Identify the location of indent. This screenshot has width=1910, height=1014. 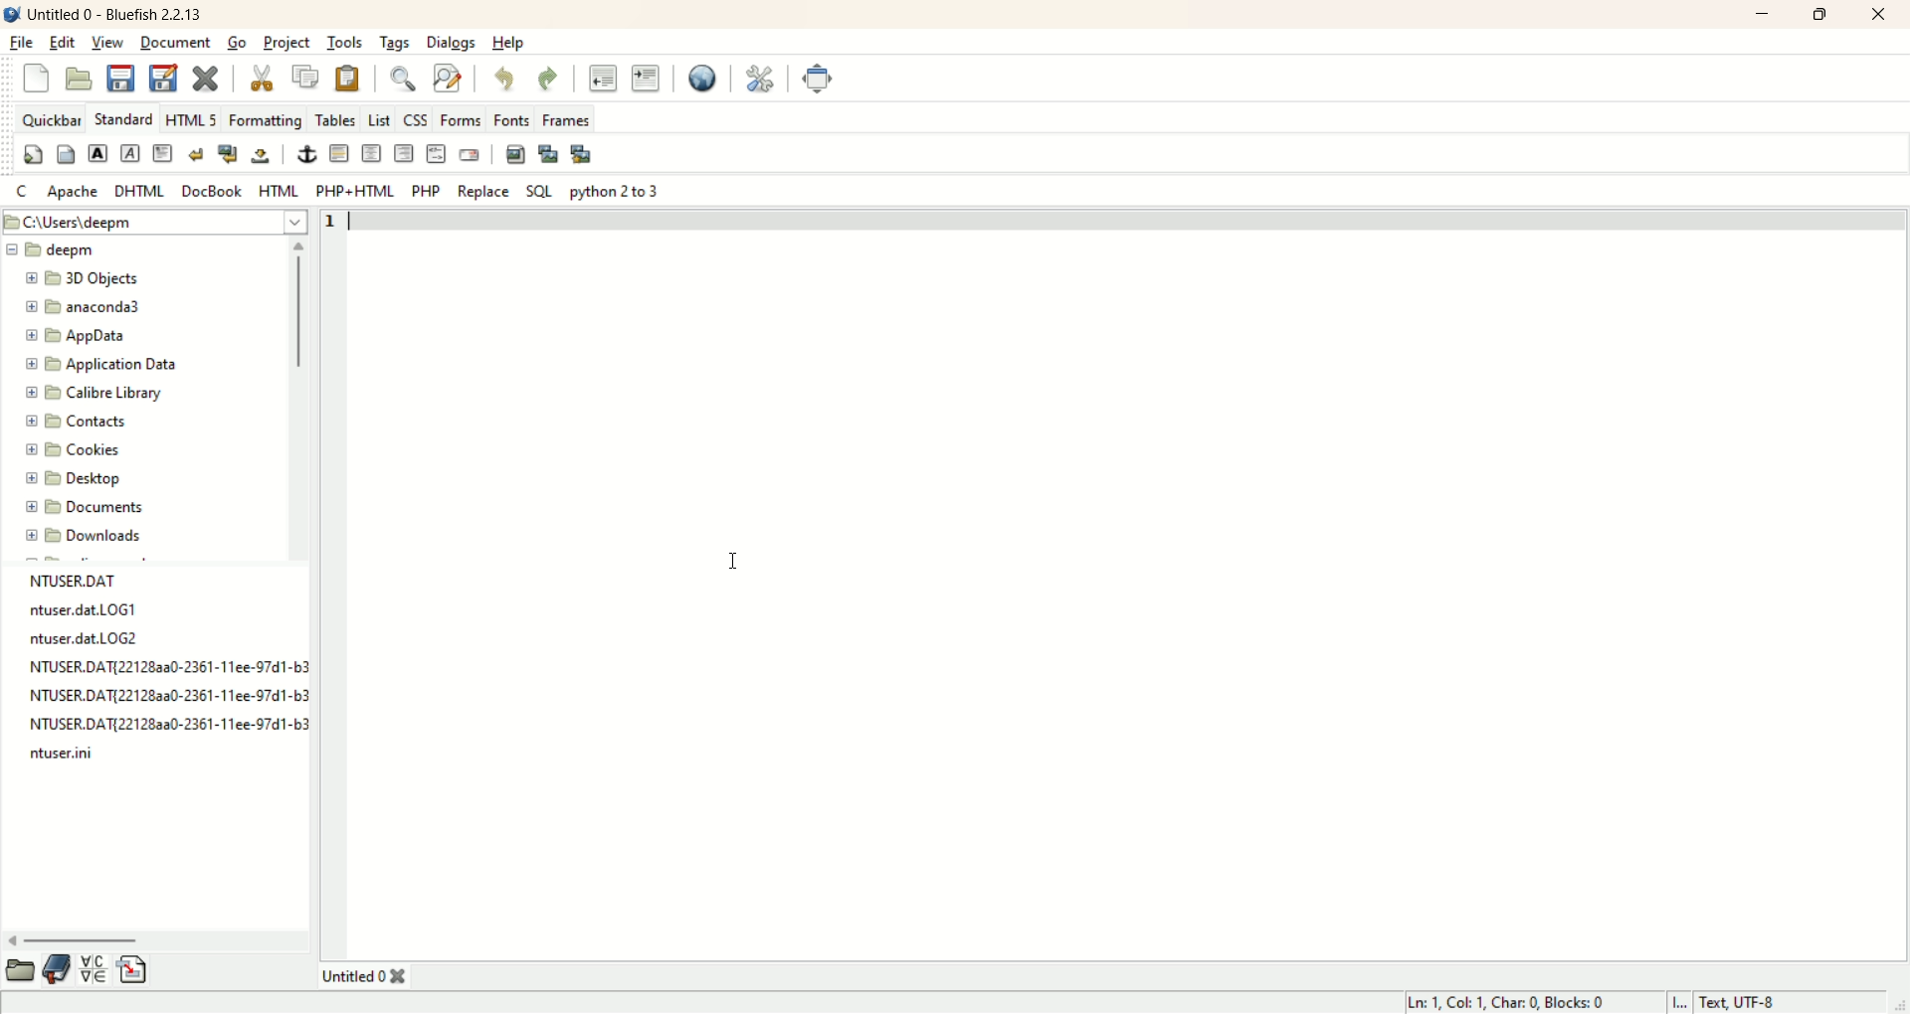
(646, 76).